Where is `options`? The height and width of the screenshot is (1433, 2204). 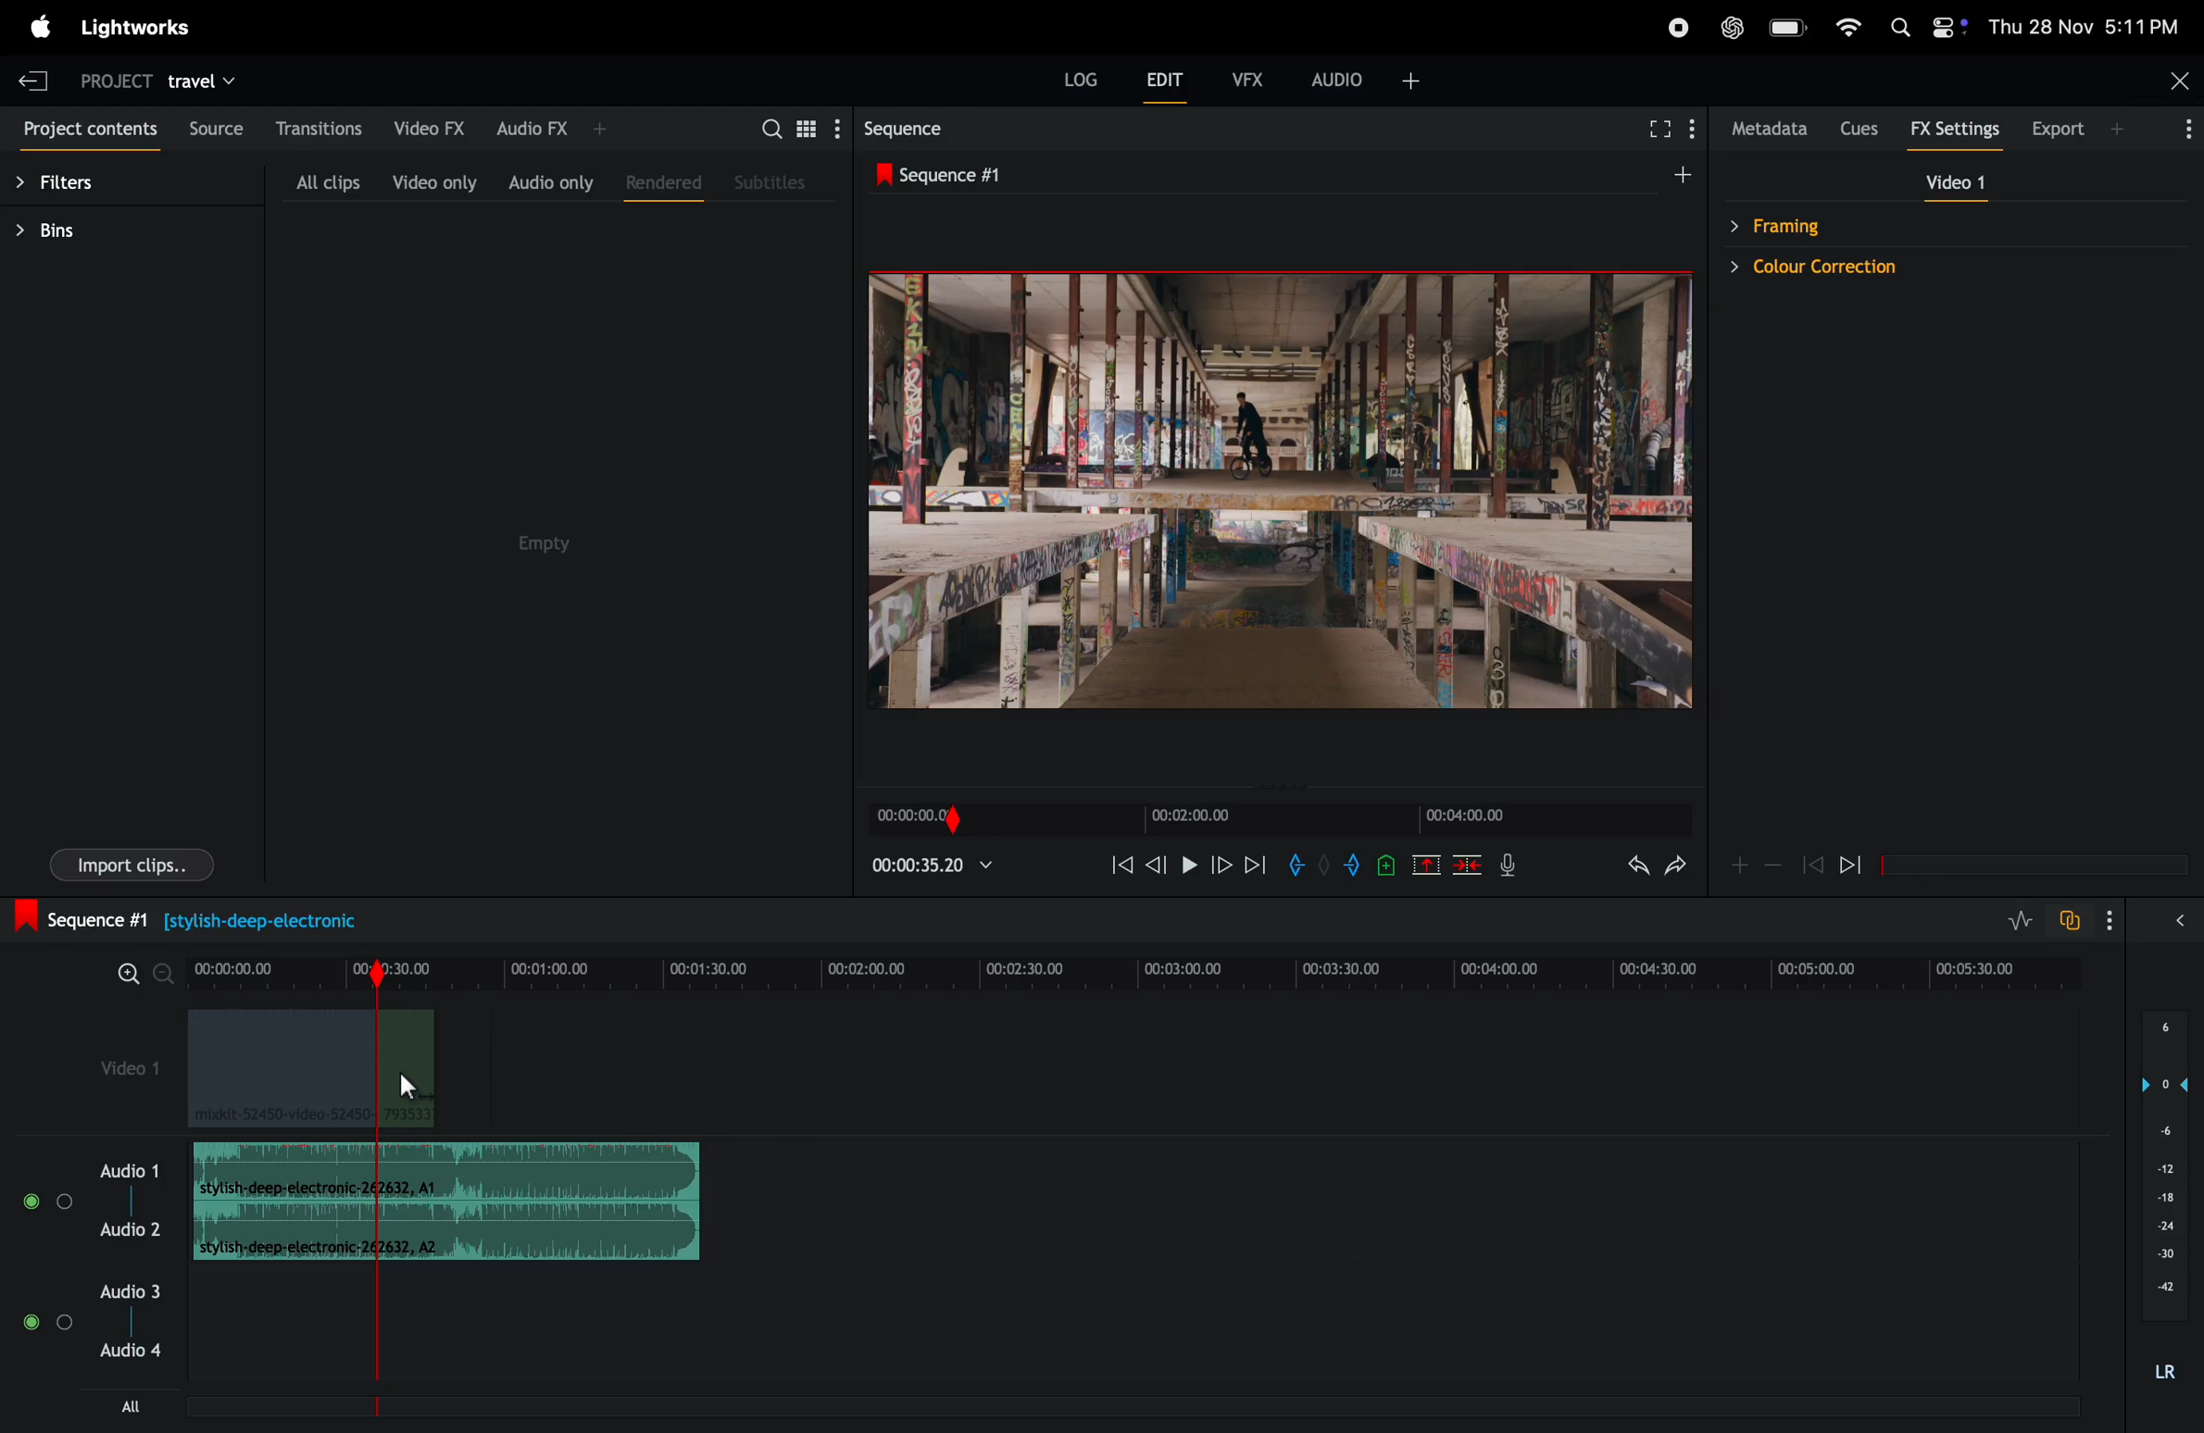
options is located at coordinates (2105, 919).